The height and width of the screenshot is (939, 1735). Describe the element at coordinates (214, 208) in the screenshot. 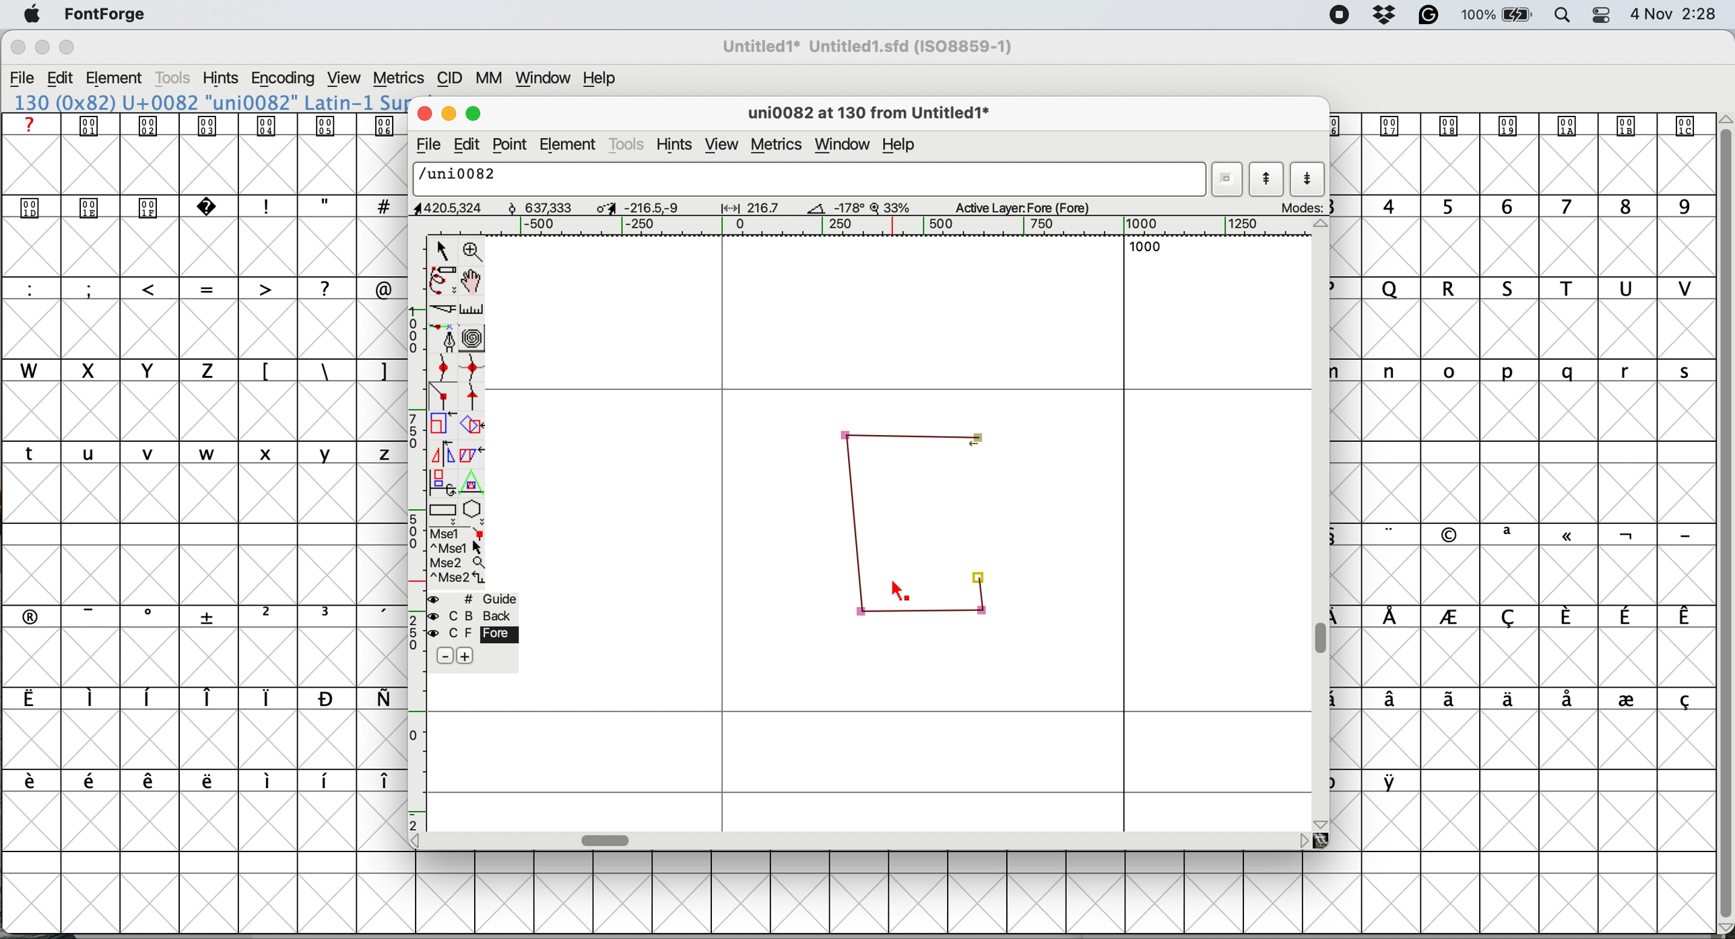

I see `symbols and special characters` at that location.